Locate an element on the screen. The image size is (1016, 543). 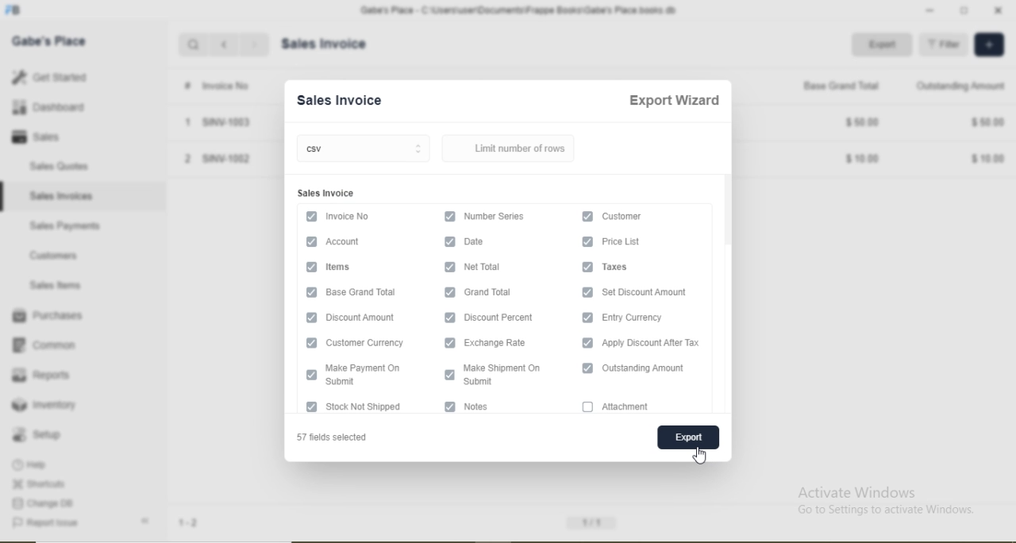
cursor is located at coordinates (702, 457).